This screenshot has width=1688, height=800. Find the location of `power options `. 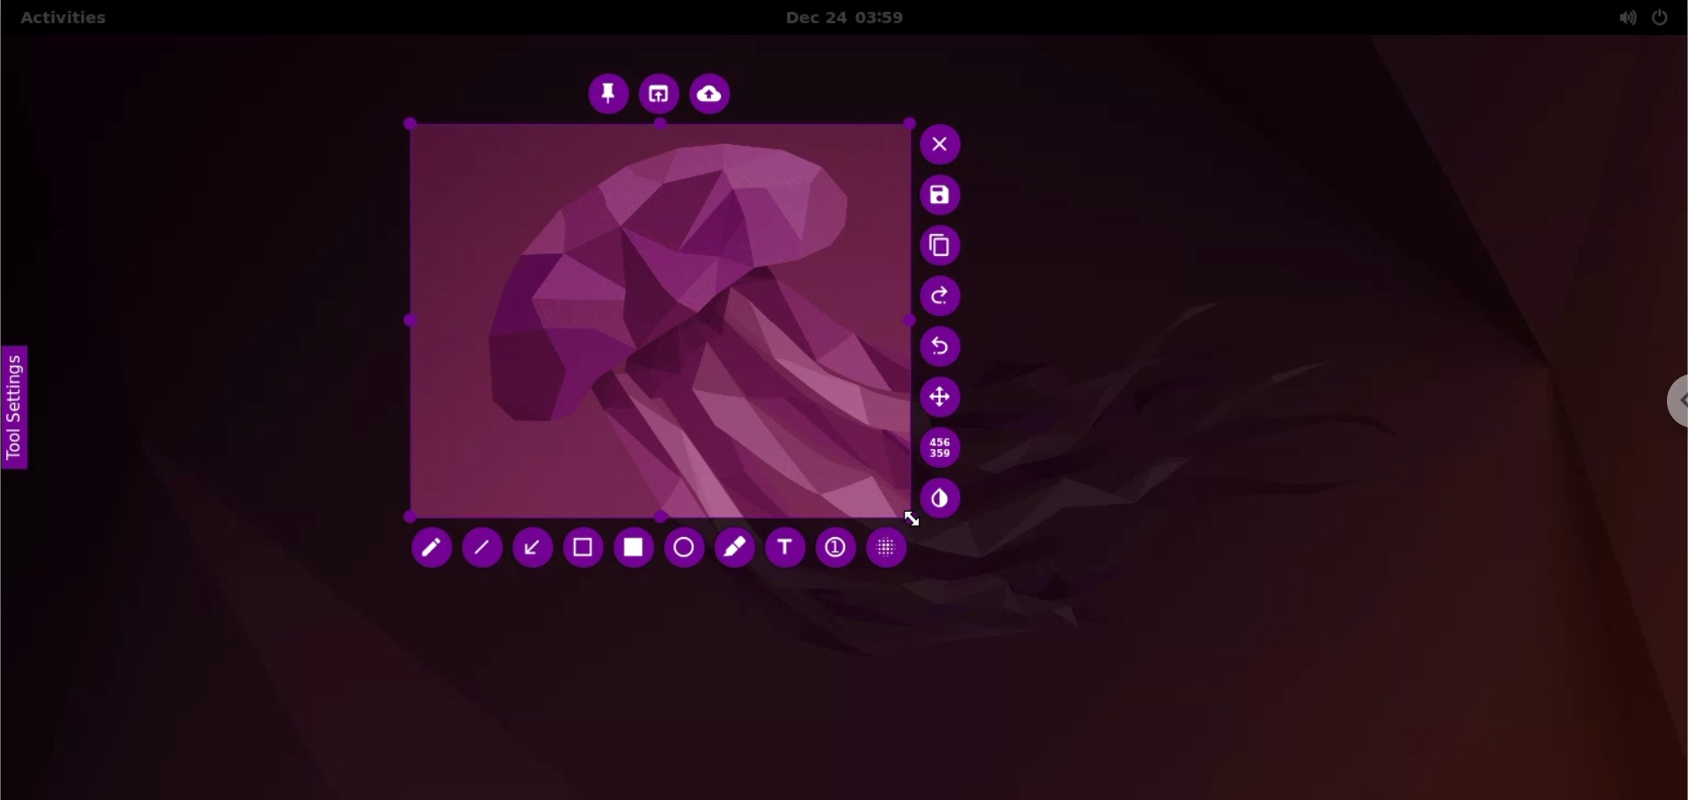

power options  is located at coordinates (1663, 16).